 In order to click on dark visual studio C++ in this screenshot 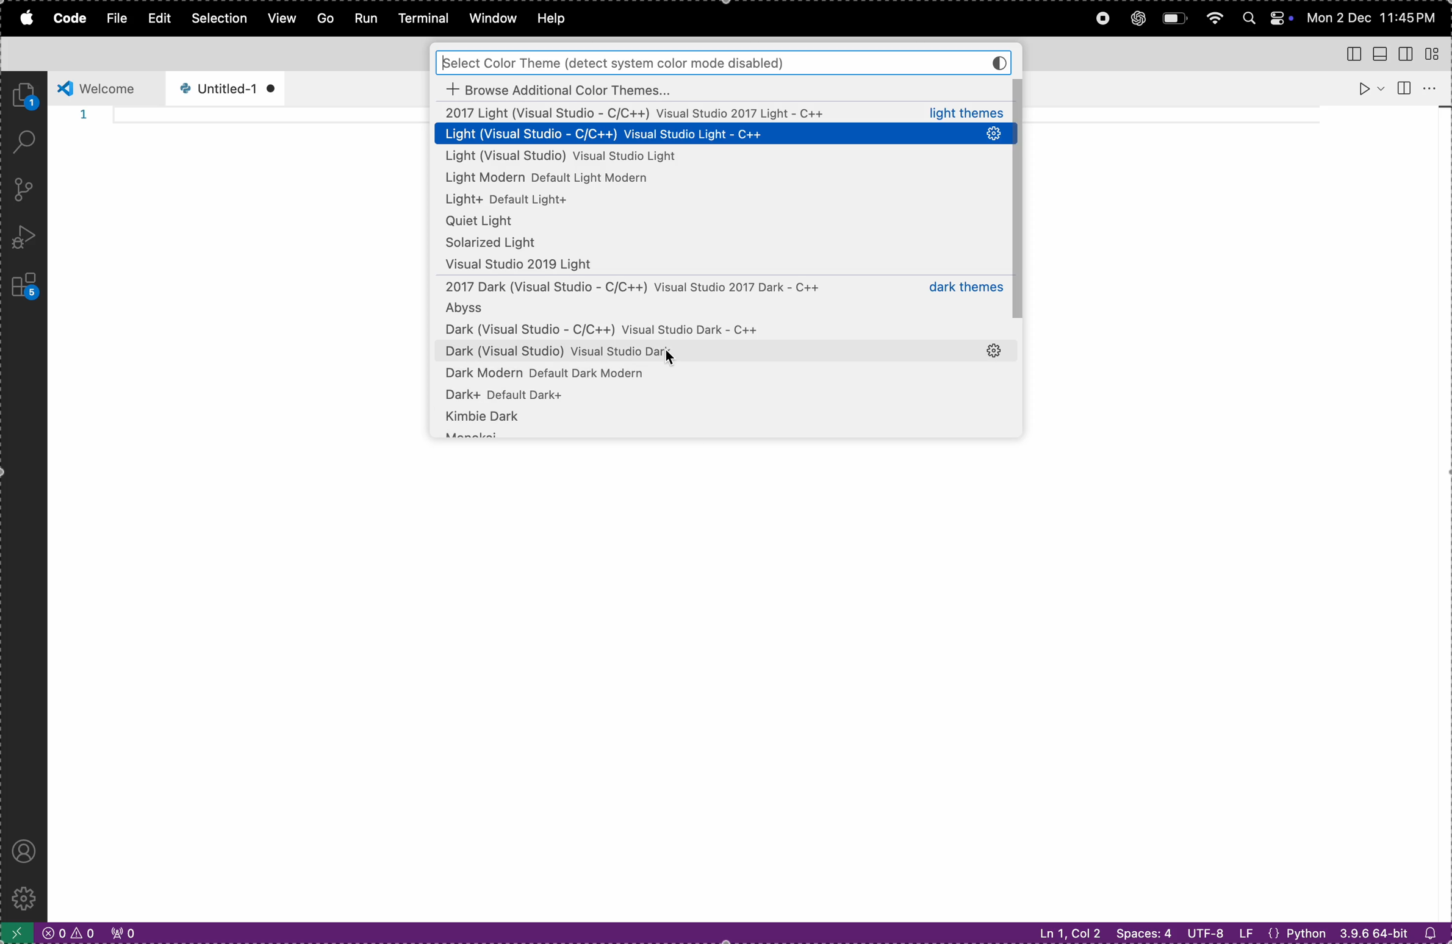, I will do `click(712, 331)`.